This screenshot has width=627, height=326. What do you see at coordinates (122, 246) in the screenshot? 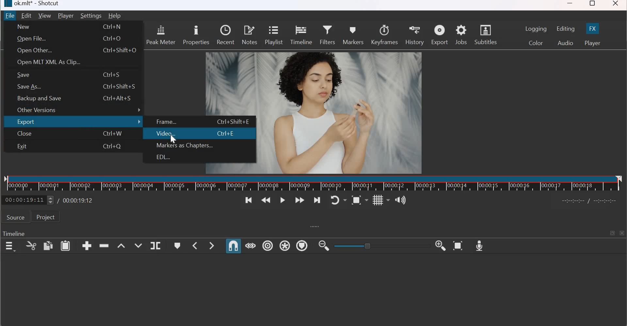
I see `lift` at bounding box center [122, 246].